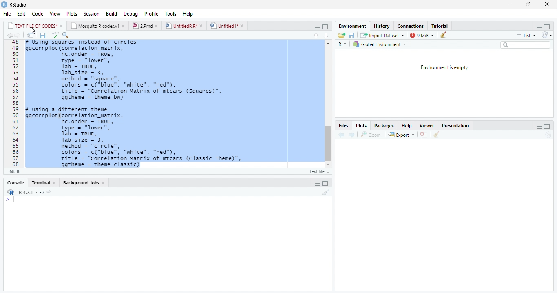  Describe the element at coordinates (549, 27) in the screenshot. I see `hide console` at that location.